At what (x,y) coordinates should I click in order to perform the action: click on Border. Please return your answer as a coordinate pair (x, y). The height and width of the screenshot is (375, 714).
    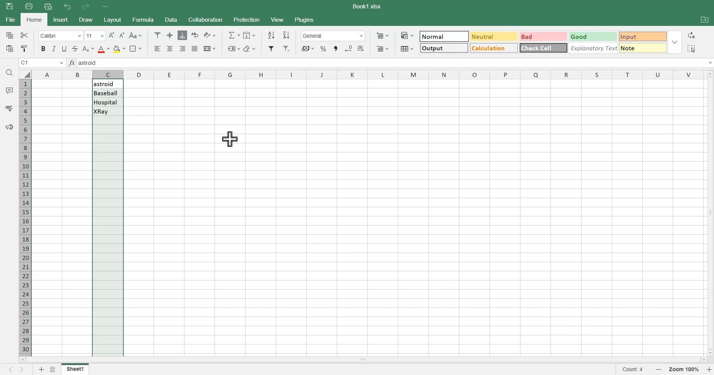
    Looking at the image, I should click on (136, 49).